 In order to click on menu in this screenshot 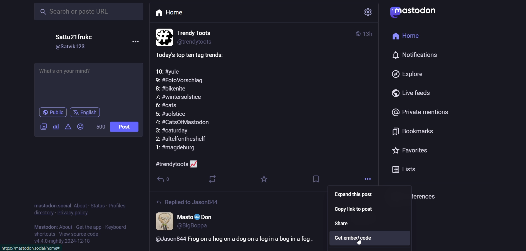, I will do `click(134, 41)`.